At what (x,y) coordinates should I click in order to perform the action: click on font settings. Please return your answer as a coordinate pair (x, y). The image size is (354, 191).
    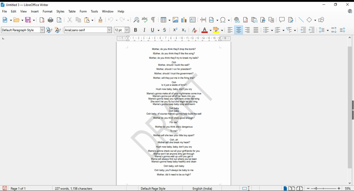
    Looking at the image, I should click on (88, 30).